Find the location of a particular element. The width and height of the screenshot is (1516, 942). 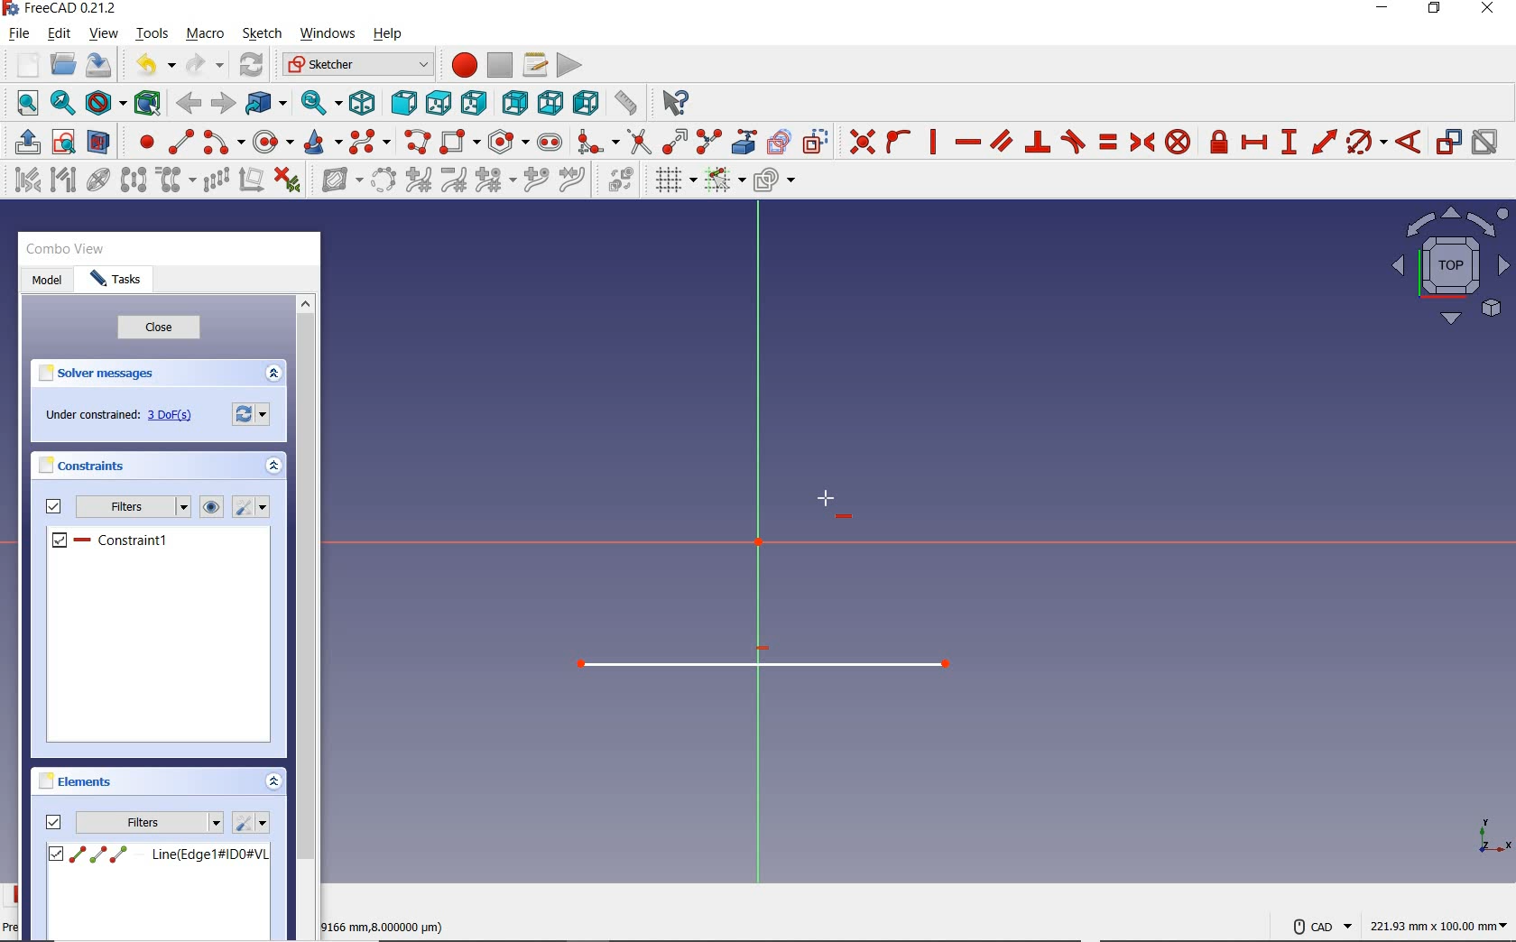

COMBO VIEW is located at coordinates (69, 250).